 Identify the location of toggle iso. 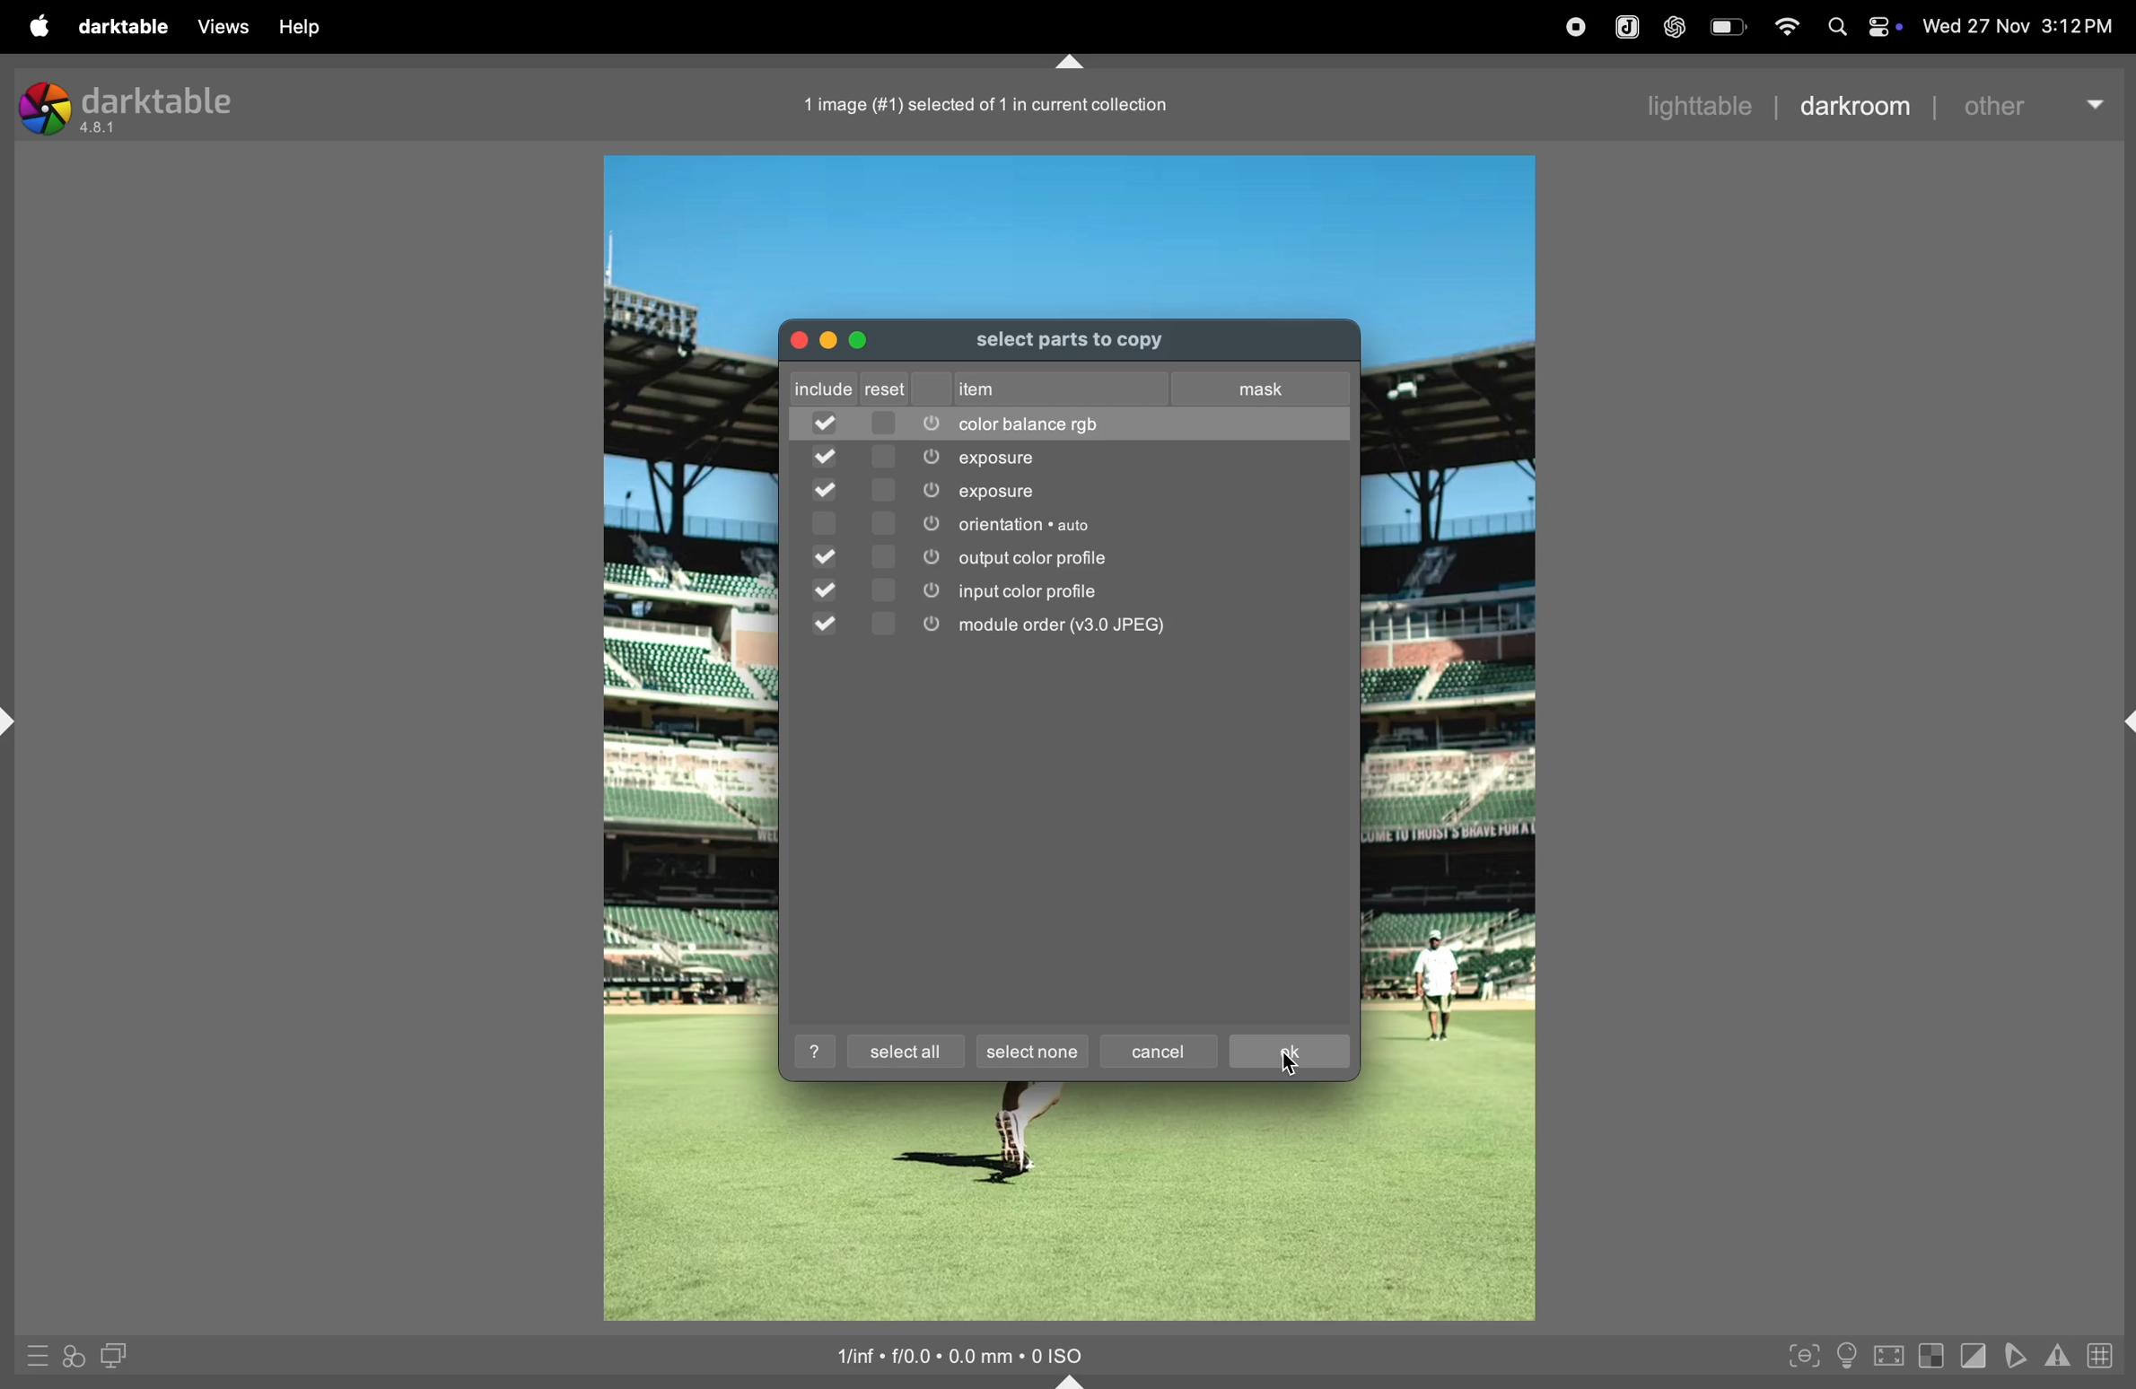
(1847, 1354).